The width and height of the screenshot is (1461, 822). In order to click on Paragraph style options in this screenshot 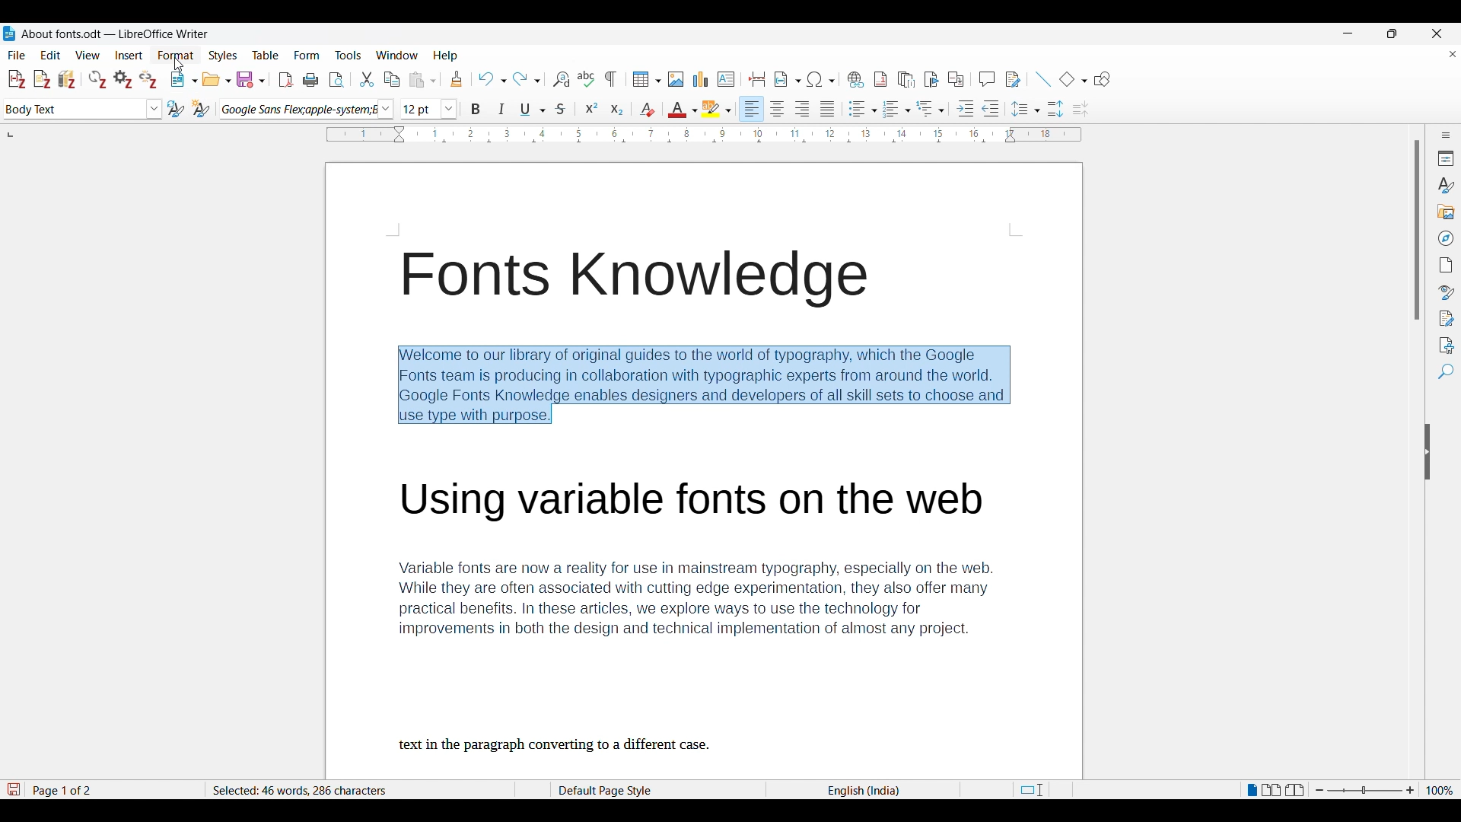, I will do `click(84, 109)`.